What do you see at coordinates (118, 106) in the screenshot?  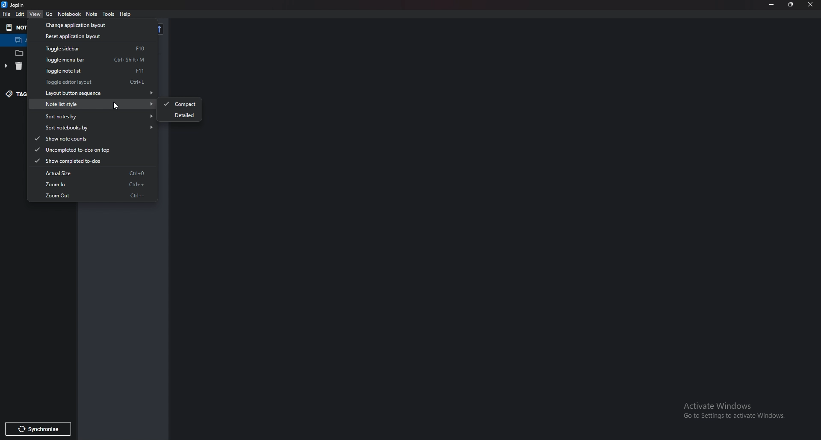 I see `cursor` at bounding box center [118, 106].